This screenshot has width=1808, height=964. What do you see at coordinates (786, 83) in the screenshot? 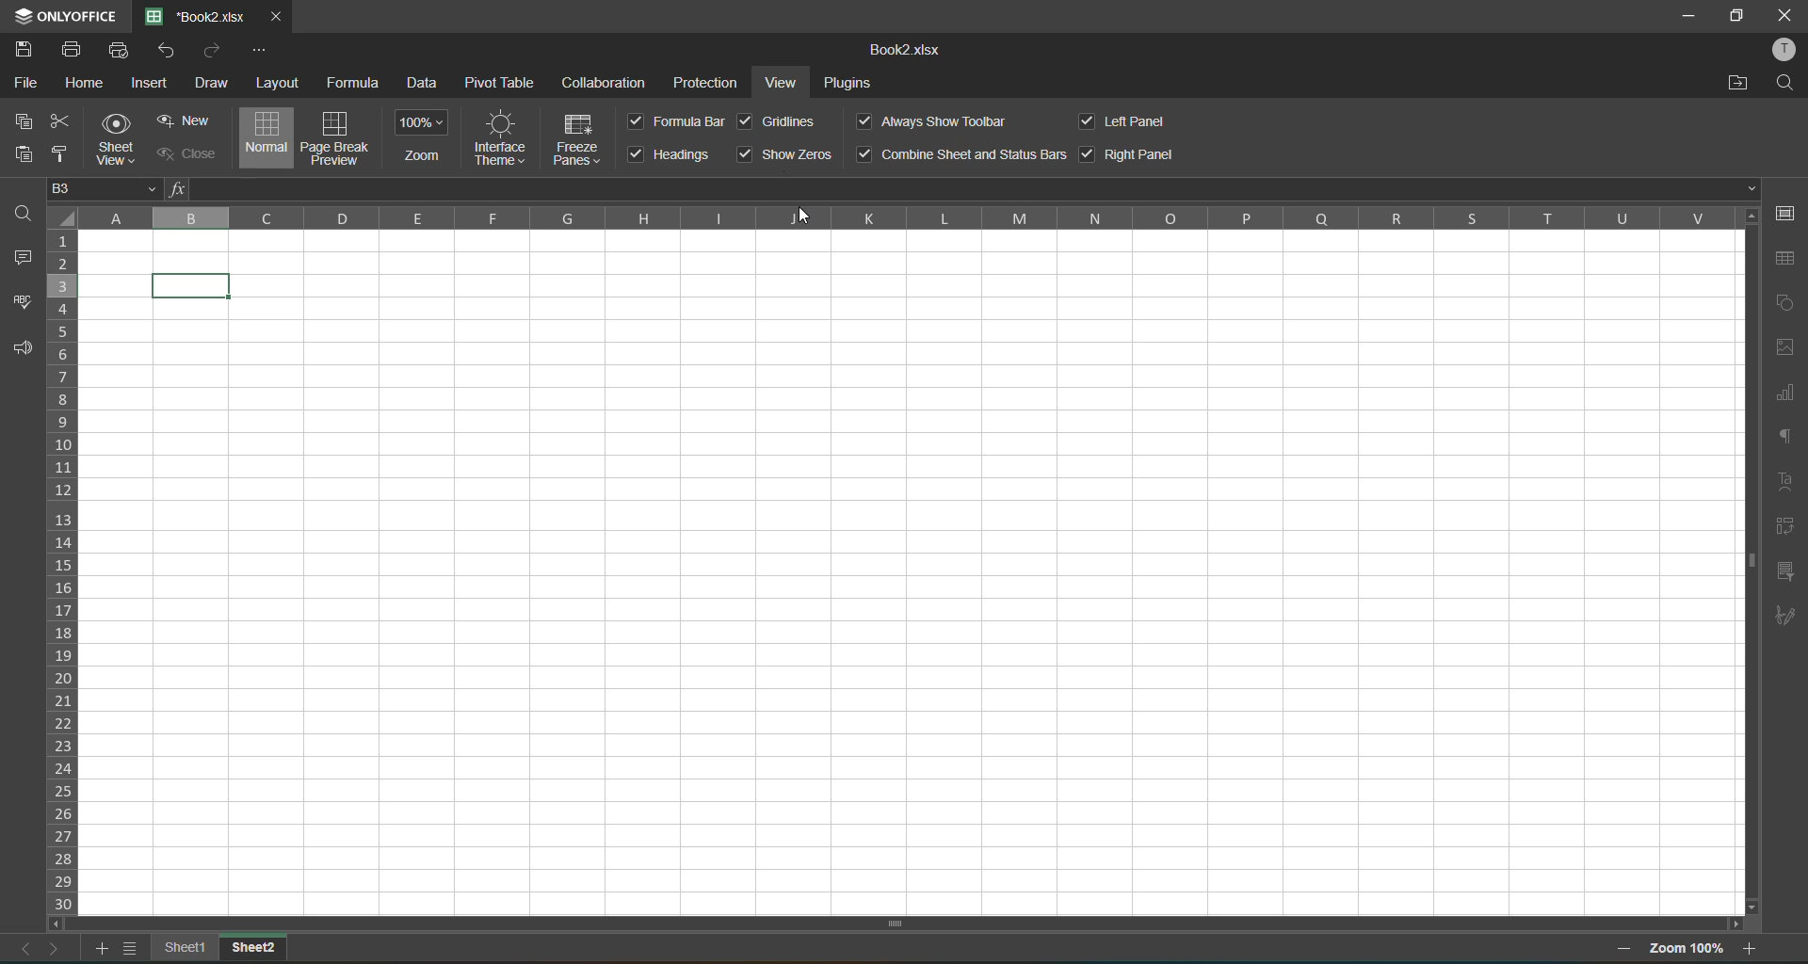
I see `view` at bounding box center [786, 83].